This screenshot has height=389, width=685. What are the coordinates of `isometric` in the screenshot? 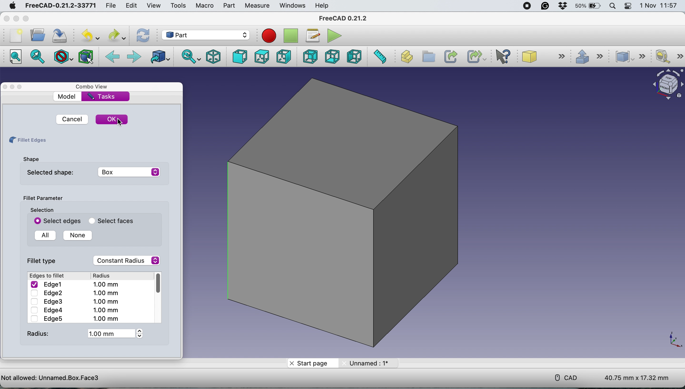 It's located at (211, 57).